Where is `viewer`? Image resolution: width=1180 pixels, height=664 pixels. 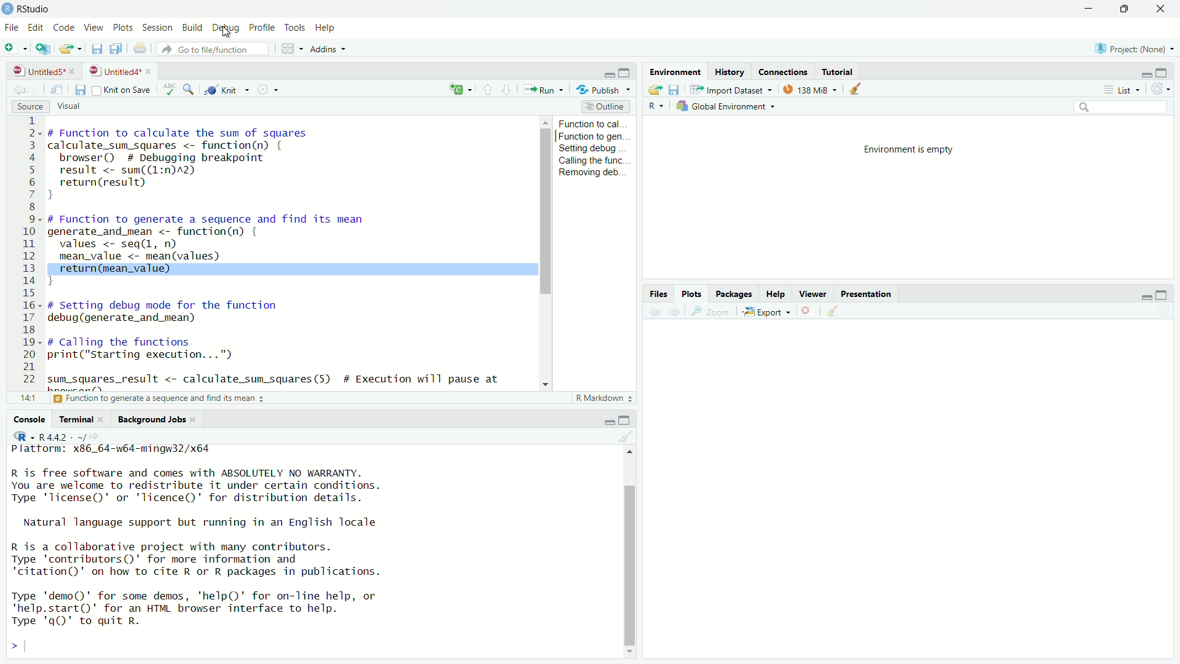
viewer is located at coordinates (812, 292).